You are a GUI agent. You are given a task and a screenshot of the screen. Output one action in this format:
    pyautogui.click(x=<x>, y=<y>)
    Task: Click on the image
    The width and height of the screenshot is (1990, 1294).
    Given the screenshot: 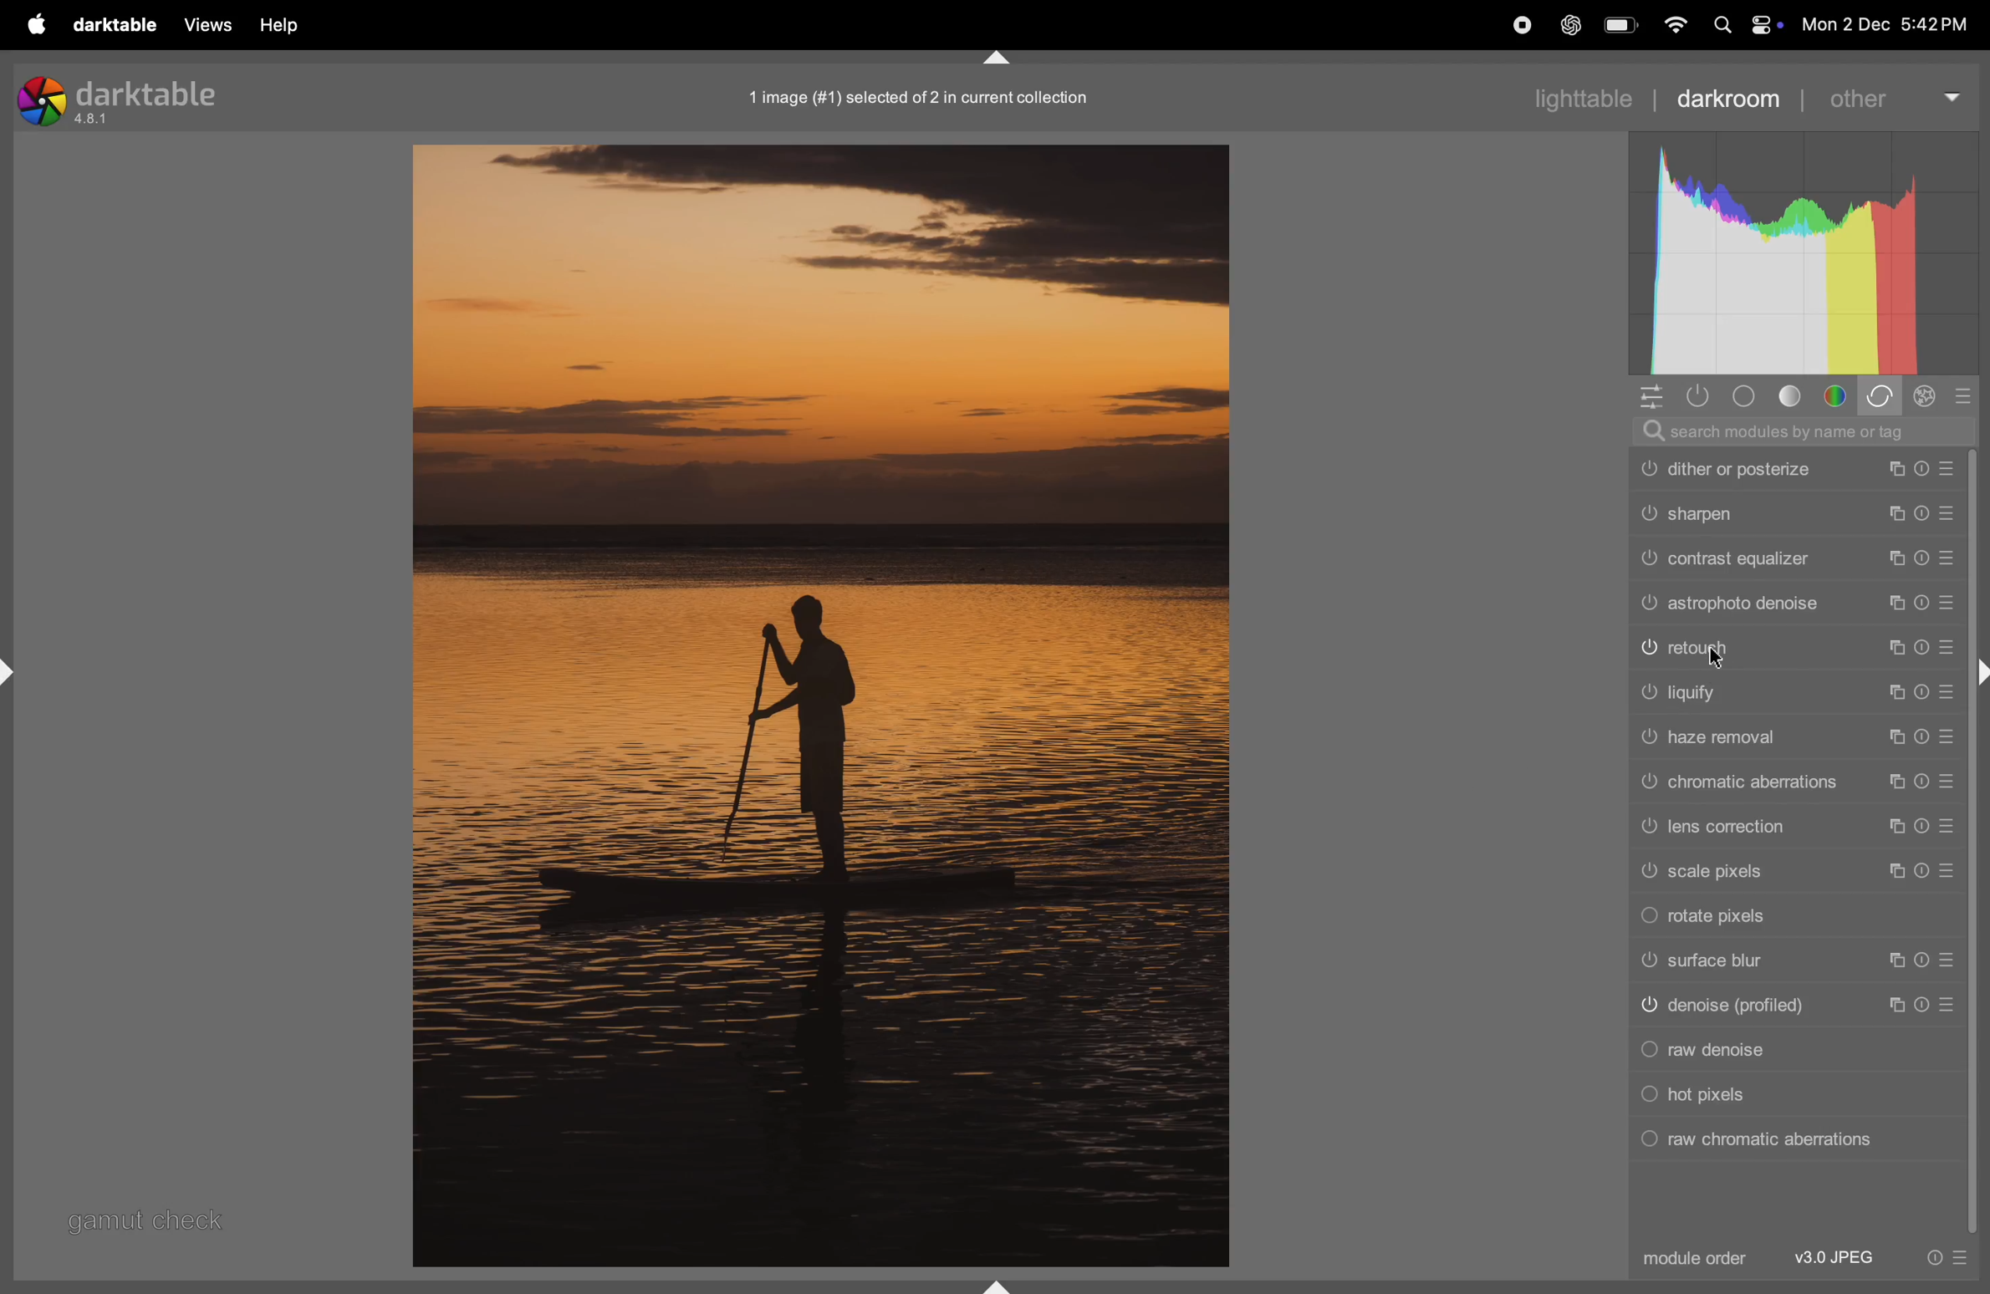 What is the action you would take?
    pyautogui.click(x=818, y=706)
    